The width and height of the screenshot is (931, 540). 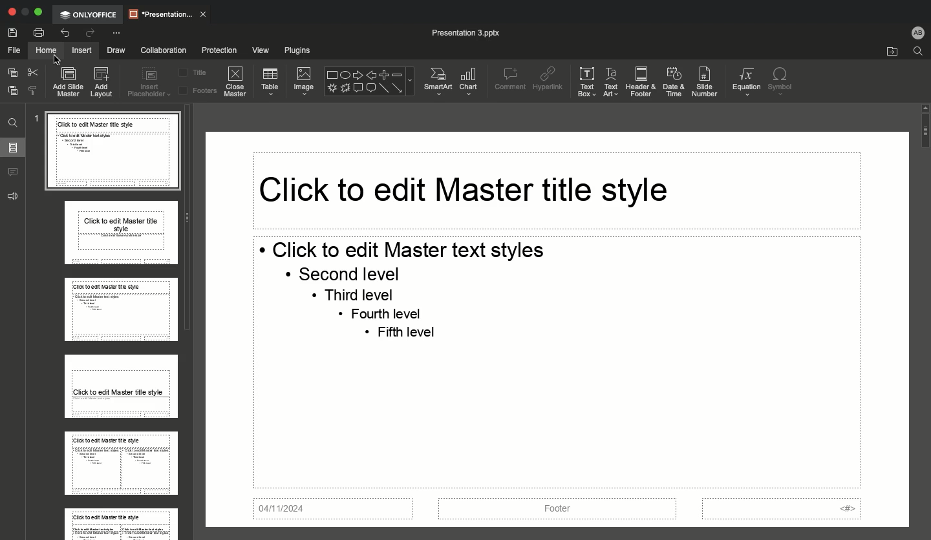 I want to click on Presentation 3 pptx., so click(x=475, y=32).